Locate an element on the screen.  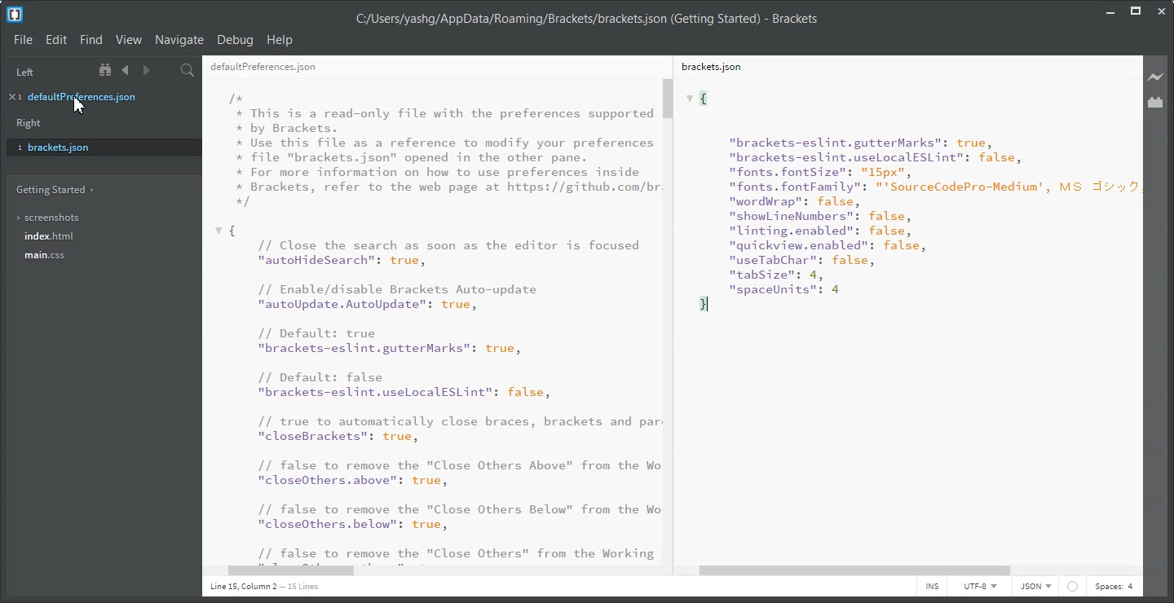
Minimize is located at coordinates (1111, 10).